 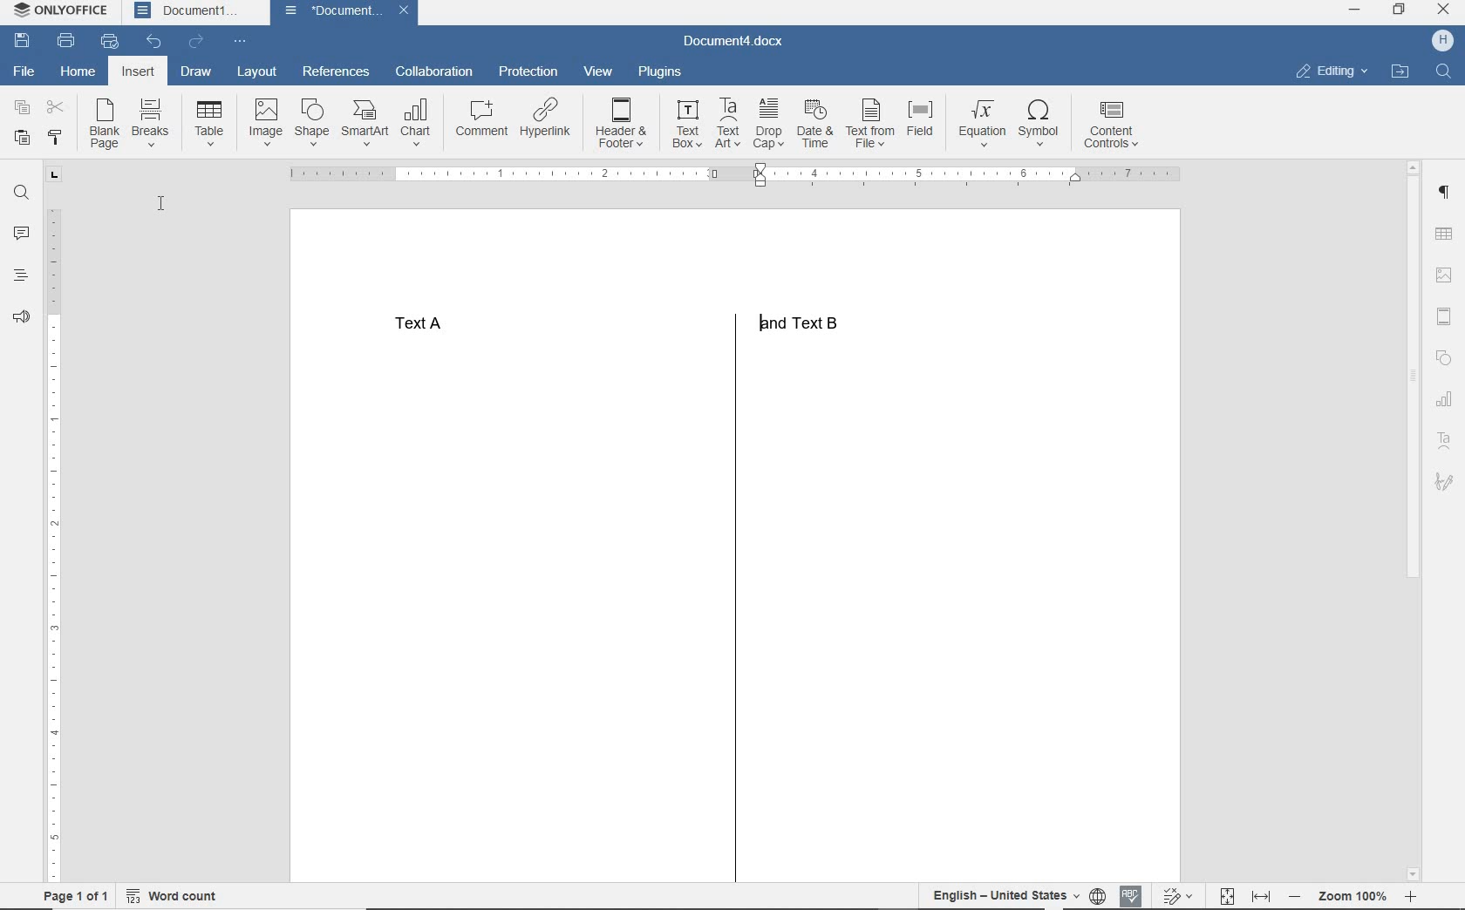 What do you see at coordinates (1444, 357) in the screenshot?
I see `SHAPE` at bounding box center [1444, 357].